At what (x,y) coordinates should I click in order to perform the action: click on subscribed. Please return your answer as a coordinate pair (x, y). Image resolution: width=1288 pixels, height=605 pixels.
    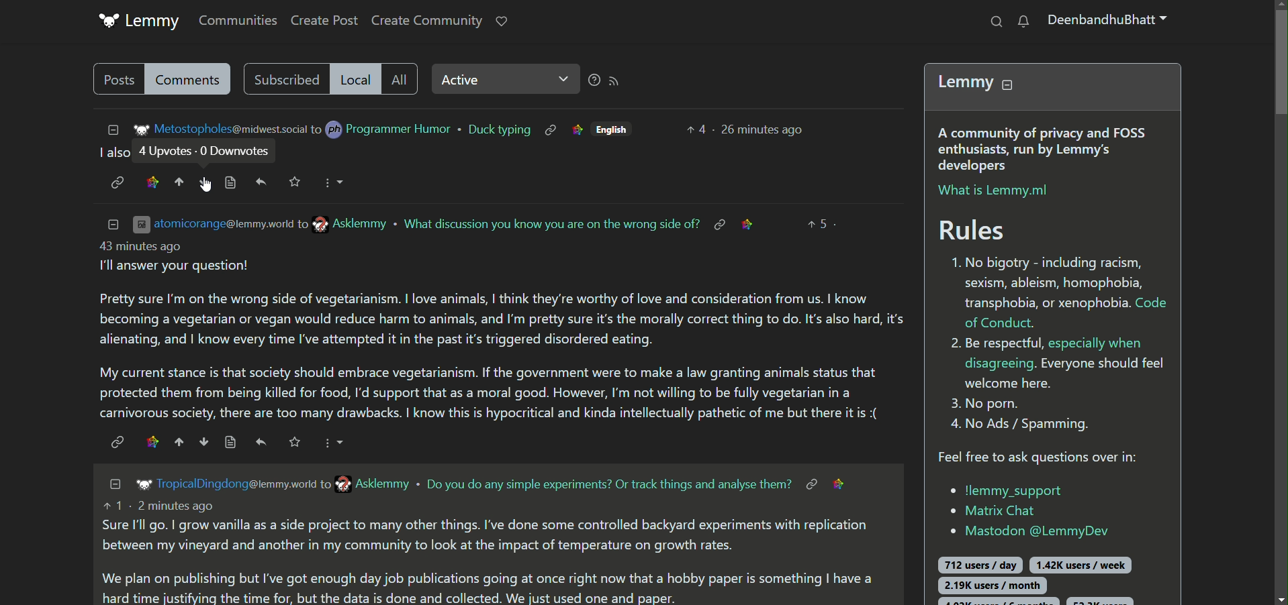
    Looking at the image, I should click on (283, 78).